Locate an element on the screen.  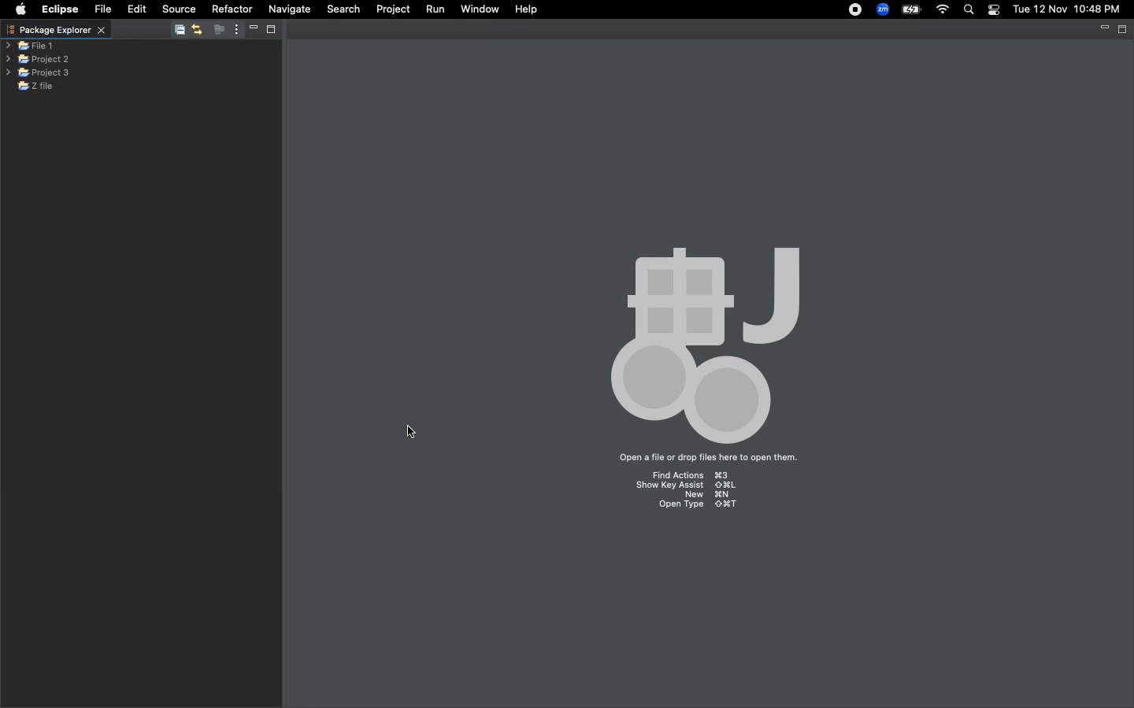
Navigate back/forward is located at coordinates (199, 29).